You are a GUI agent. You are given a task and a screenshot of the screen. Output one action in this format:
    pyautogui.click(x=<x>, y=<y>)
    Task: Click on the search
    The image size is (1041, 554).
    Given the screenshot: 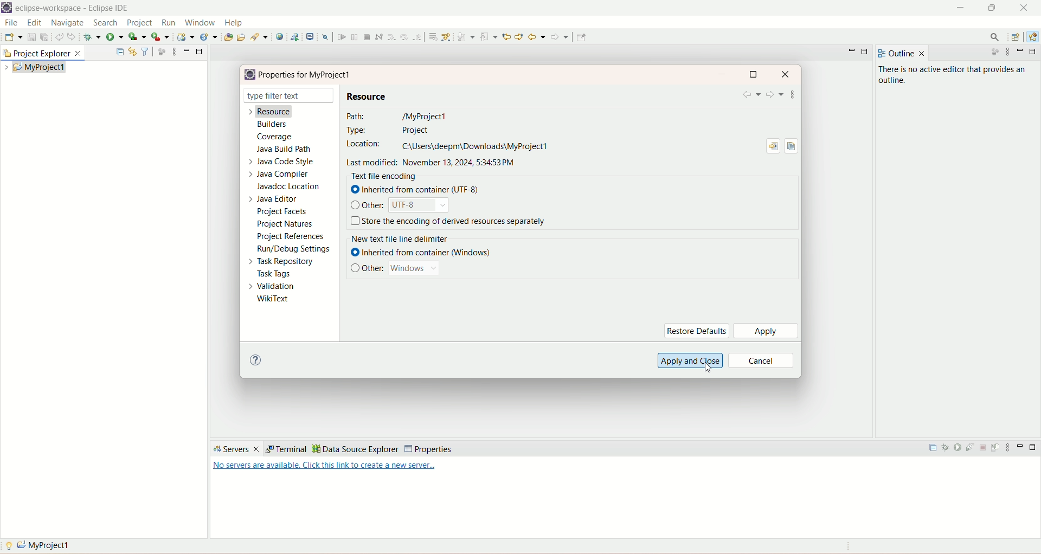 What is the action you would take?
    pyautogui.click(x=105, y=23)
    